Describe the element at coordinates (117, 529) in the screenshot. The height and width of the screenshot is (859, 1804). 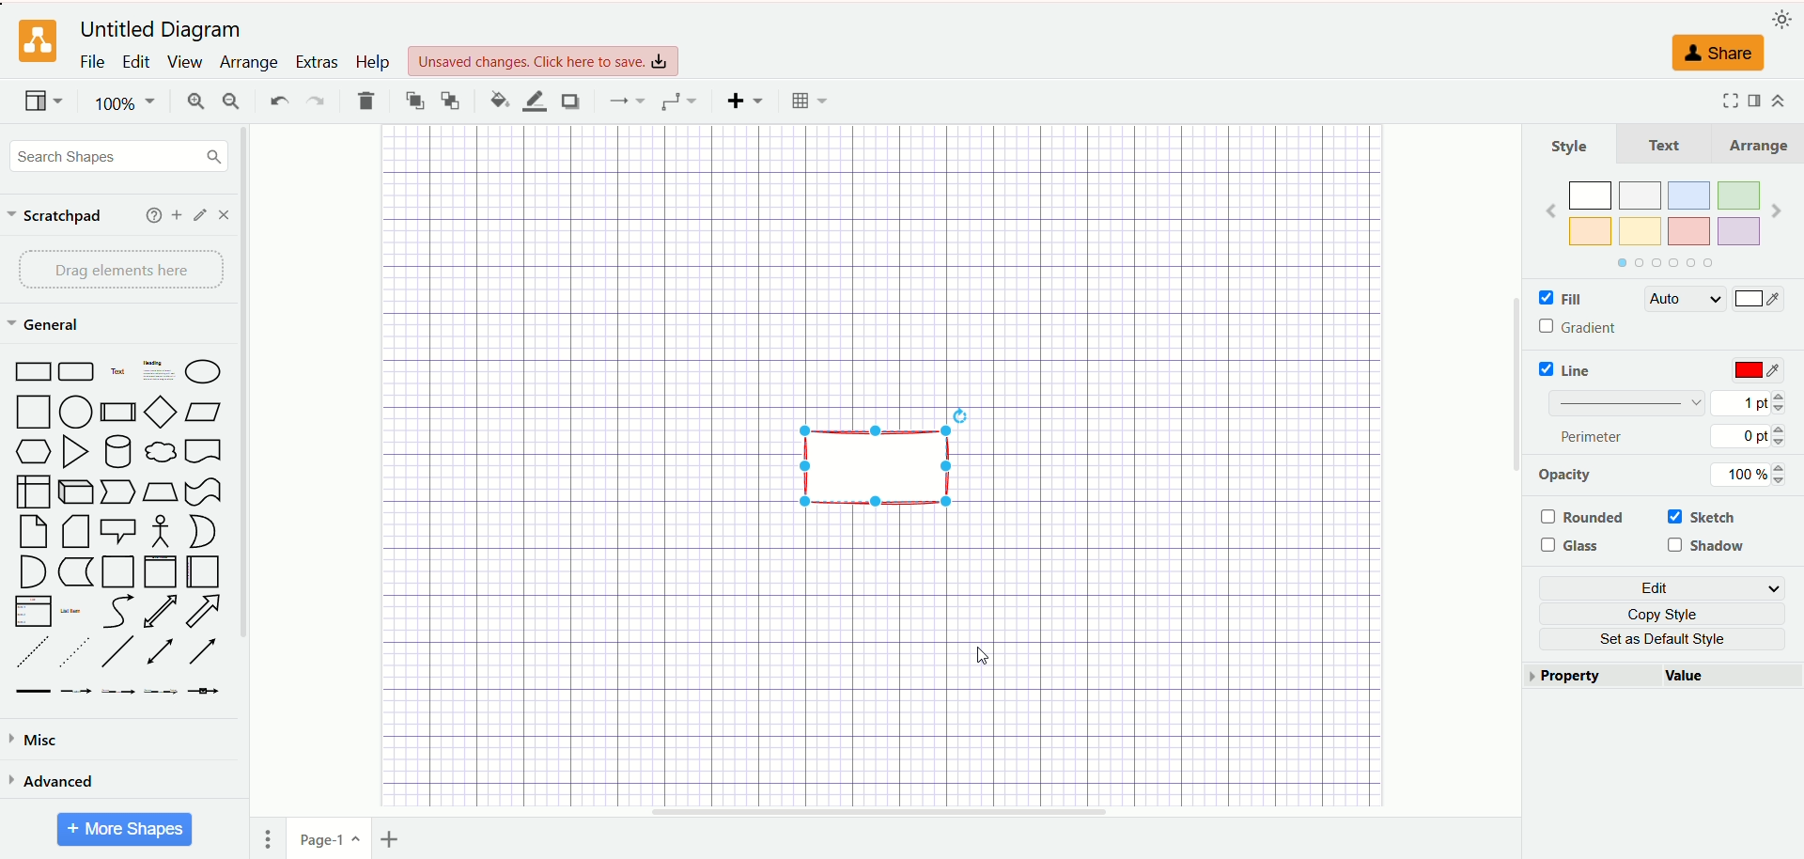
I see `shapes` at that location.